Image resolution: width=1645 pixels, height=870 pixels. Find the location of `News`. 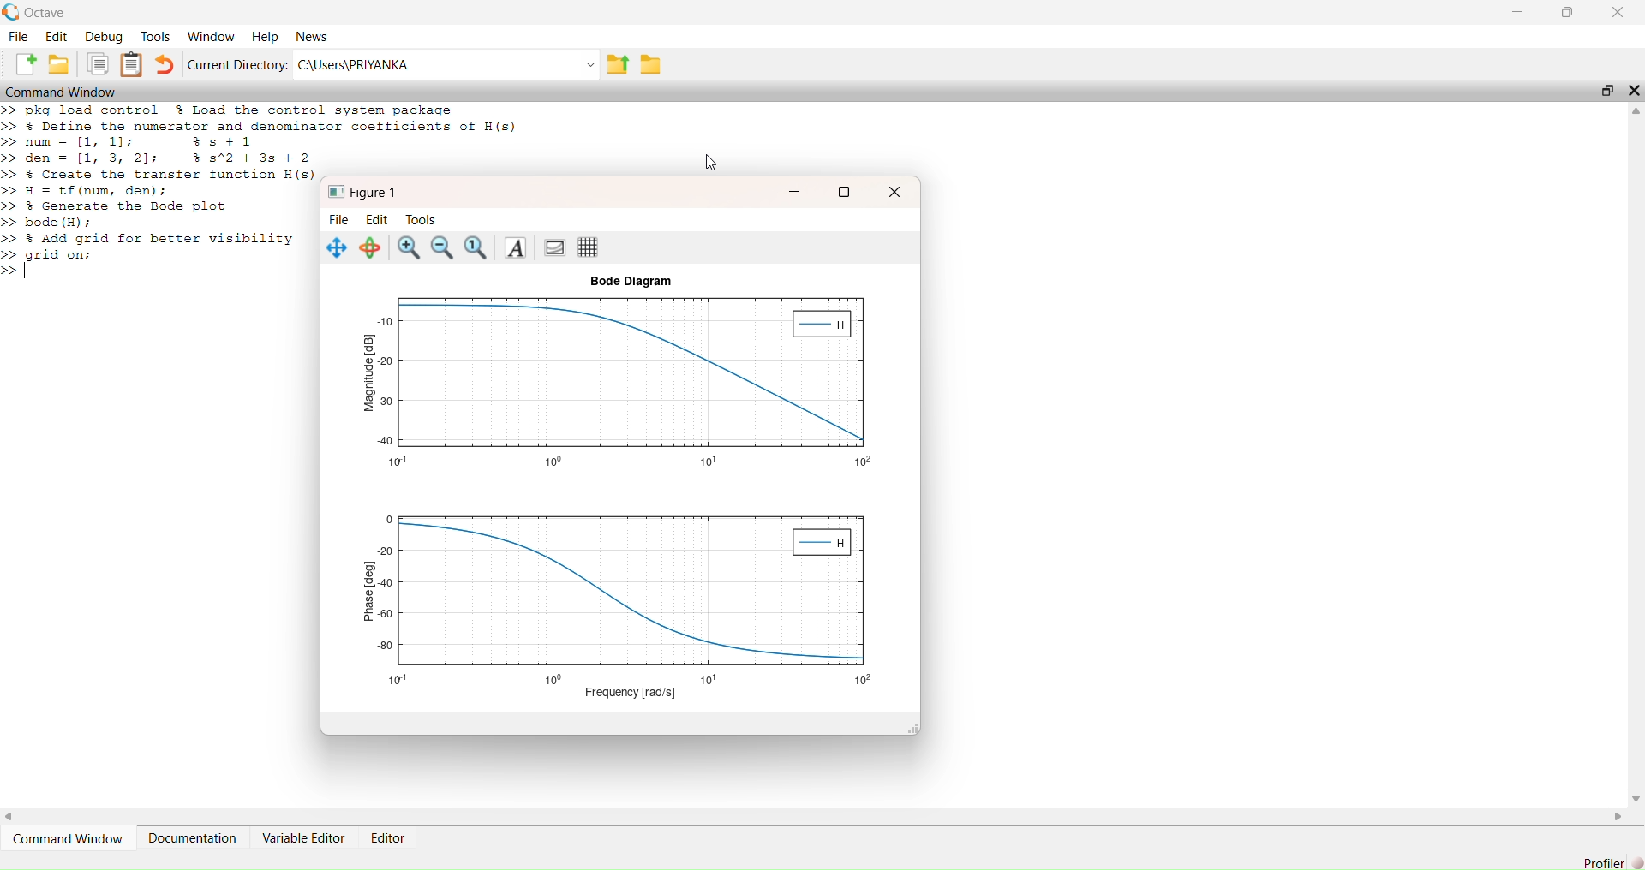

News is located at coordinates (311, 35).